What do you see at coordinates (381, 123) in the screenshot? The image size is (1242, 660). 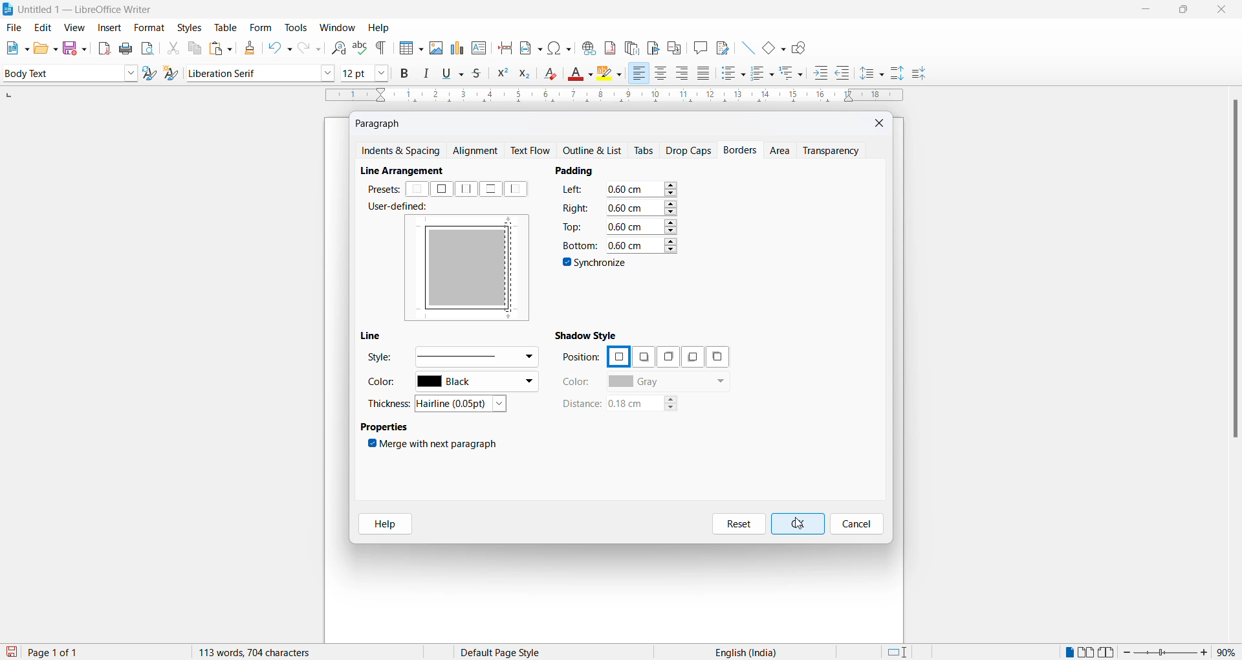 I see `paragraph dialog box` at bounding box center [381, 123].